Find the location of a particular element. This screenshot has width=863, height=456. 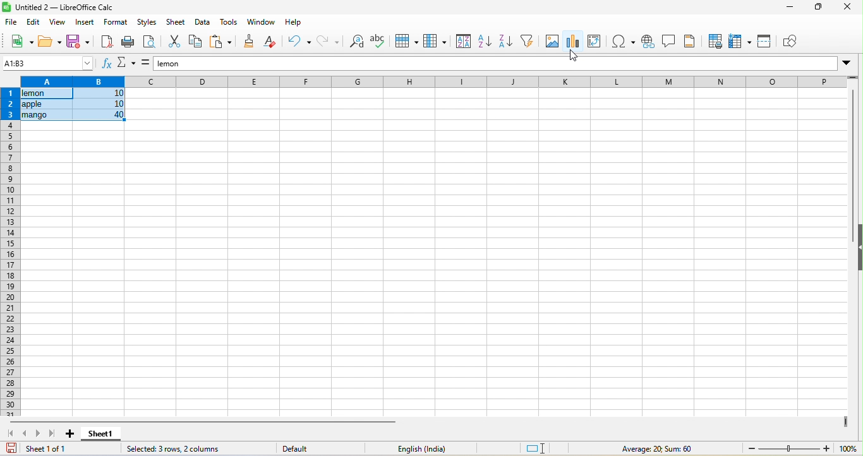

Drop-down  is located at coordinates (847, 63).